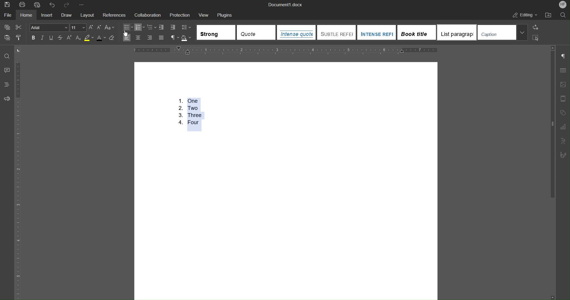  What do you see at coordinates (563, 4) in the screenshot?
I see `Account` at bounding box center [563, 4].